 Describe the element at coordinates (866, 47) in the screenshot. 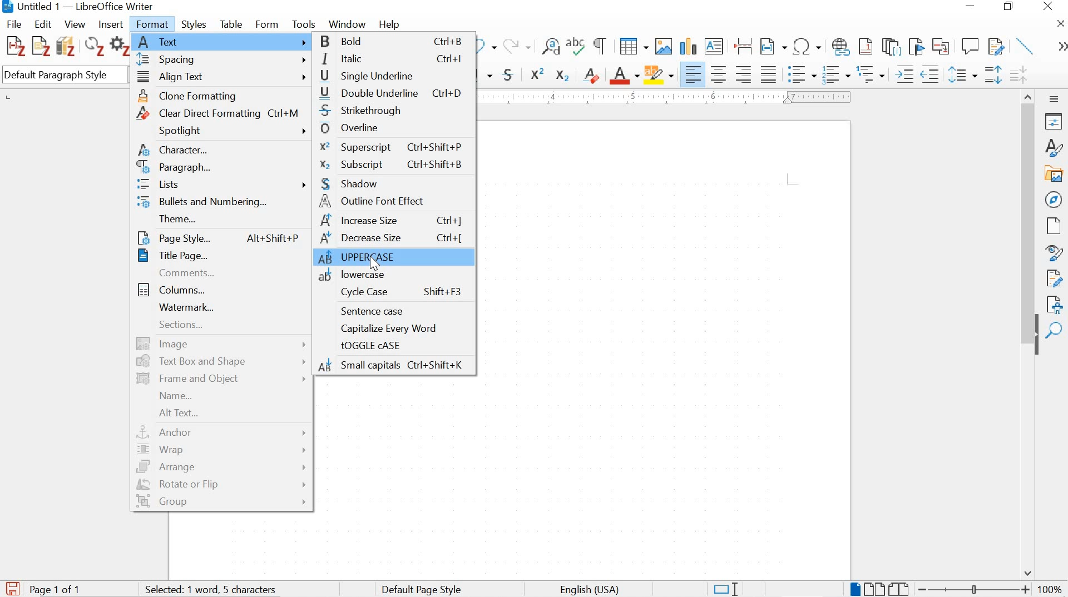

I see `insert endnote` at that location.